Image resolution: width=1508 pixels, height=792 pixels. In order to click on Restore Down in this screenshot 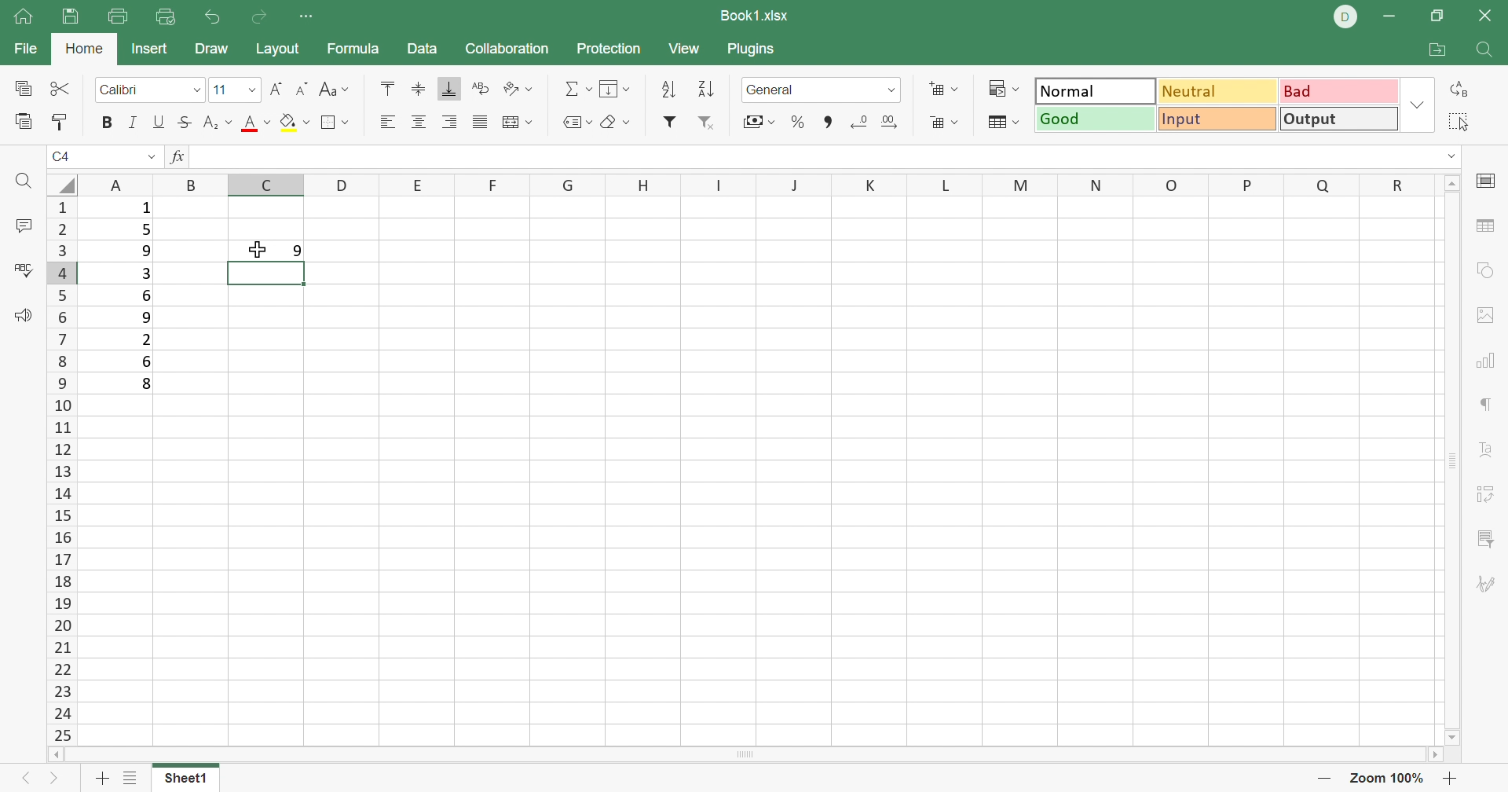, I will do `click(1438, 17)`.